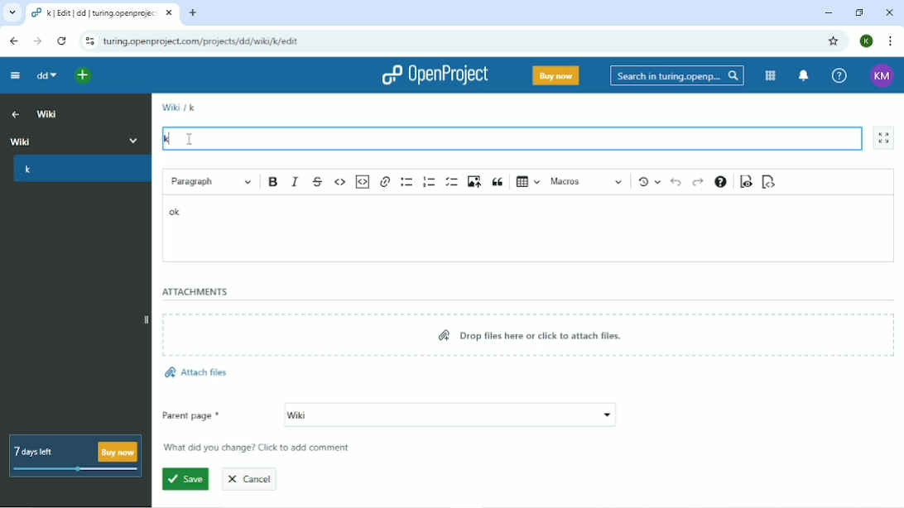 The image size is (904, 508). Describe the element at coordinates (84, 74) in the screenshot. I see `Open quick add menu` at that location.